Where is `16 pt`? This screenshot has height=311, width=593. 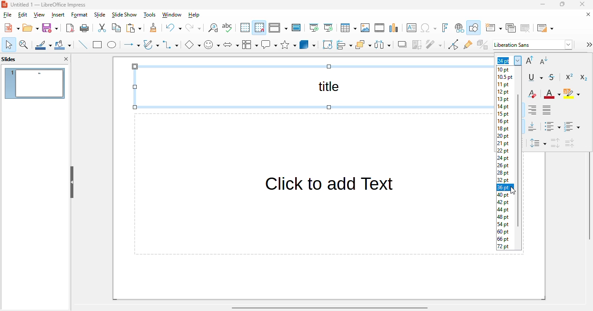 16 pt is located at coordinates (503, 122).